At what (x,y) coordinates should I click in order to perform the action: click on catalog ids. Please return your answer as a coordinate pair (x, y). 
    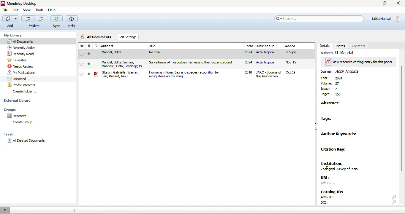
    Looking at the image, I should click on (333, 191).